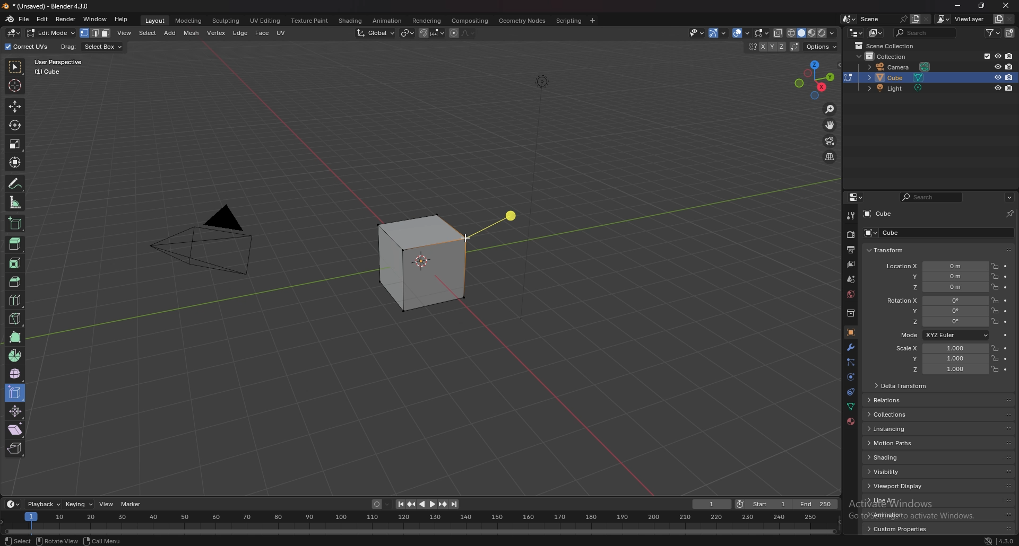 This screenshot has width=1019, height=546. I want to click on correct uvs, so click(28, 47).